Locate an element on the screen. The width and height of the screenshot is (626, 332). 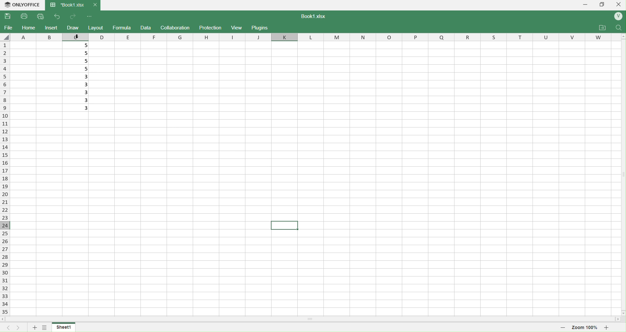
Open File location is located at coordinates (602, 28).